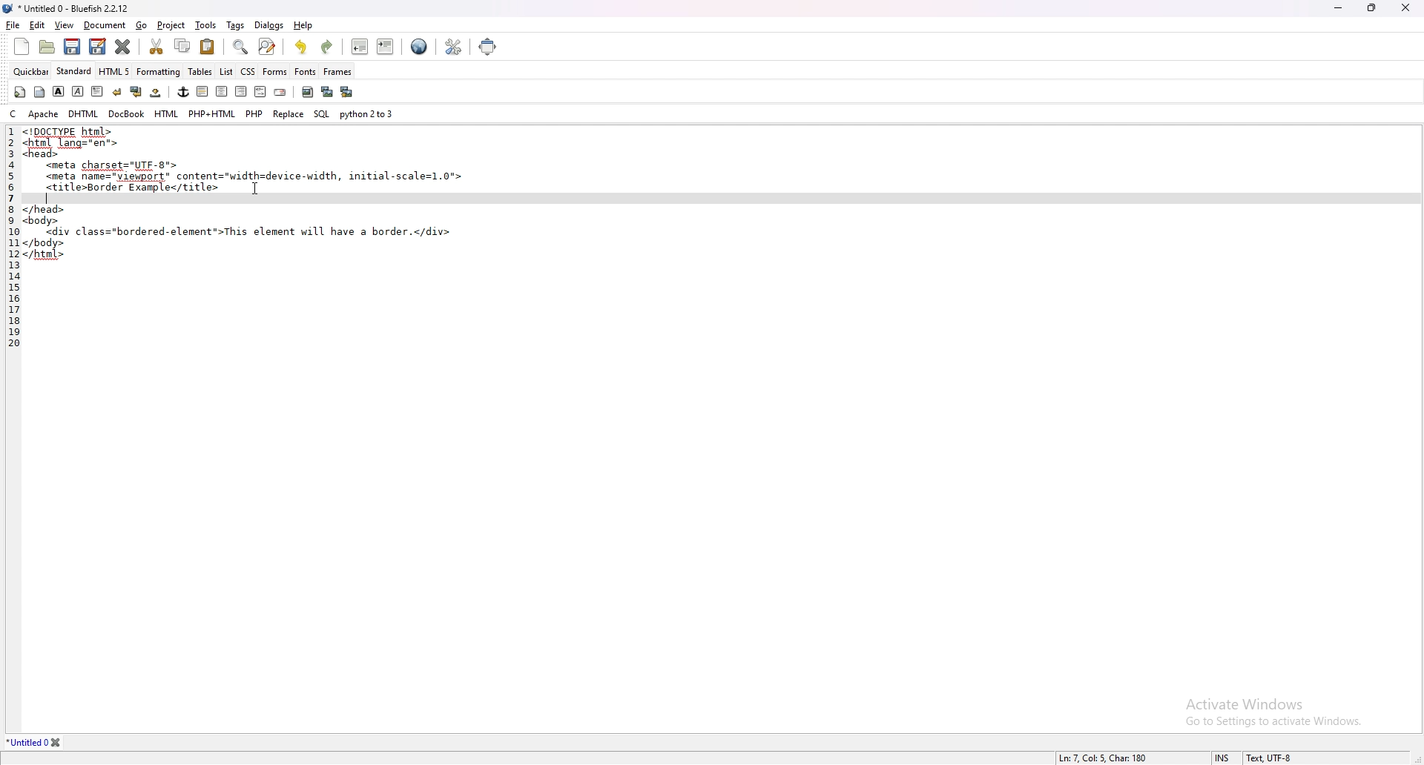 The width and height of the screenshot is (1424, 765). What do you see at coordinates (141, 25) in the screenshot?
I see `go` at bounding box center [141, 25].